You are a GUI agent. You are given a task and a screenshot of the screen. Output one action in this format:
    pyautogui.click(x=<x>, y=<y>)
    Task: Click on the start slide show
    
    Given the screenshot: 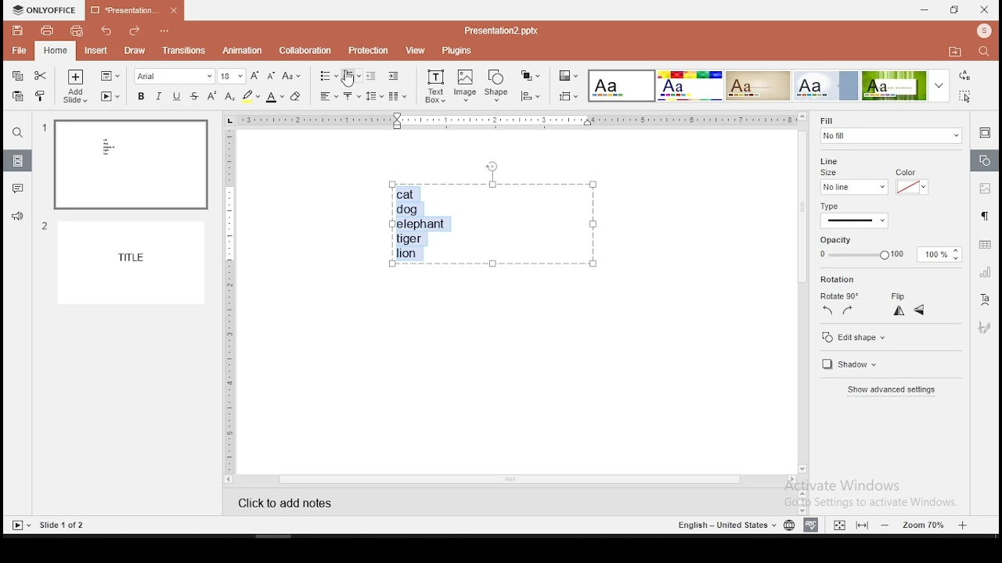 What is the action you would take?
    pyautogui.click(x=19, y=525)
    